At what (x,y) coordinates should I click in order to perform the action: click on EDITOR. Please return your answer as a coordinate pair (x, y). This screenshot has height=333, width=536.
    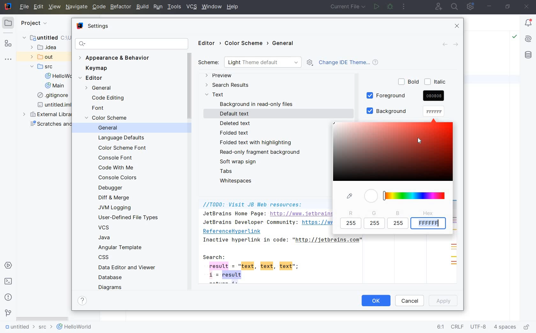
    Looking at the image, I should click on (92, 78).